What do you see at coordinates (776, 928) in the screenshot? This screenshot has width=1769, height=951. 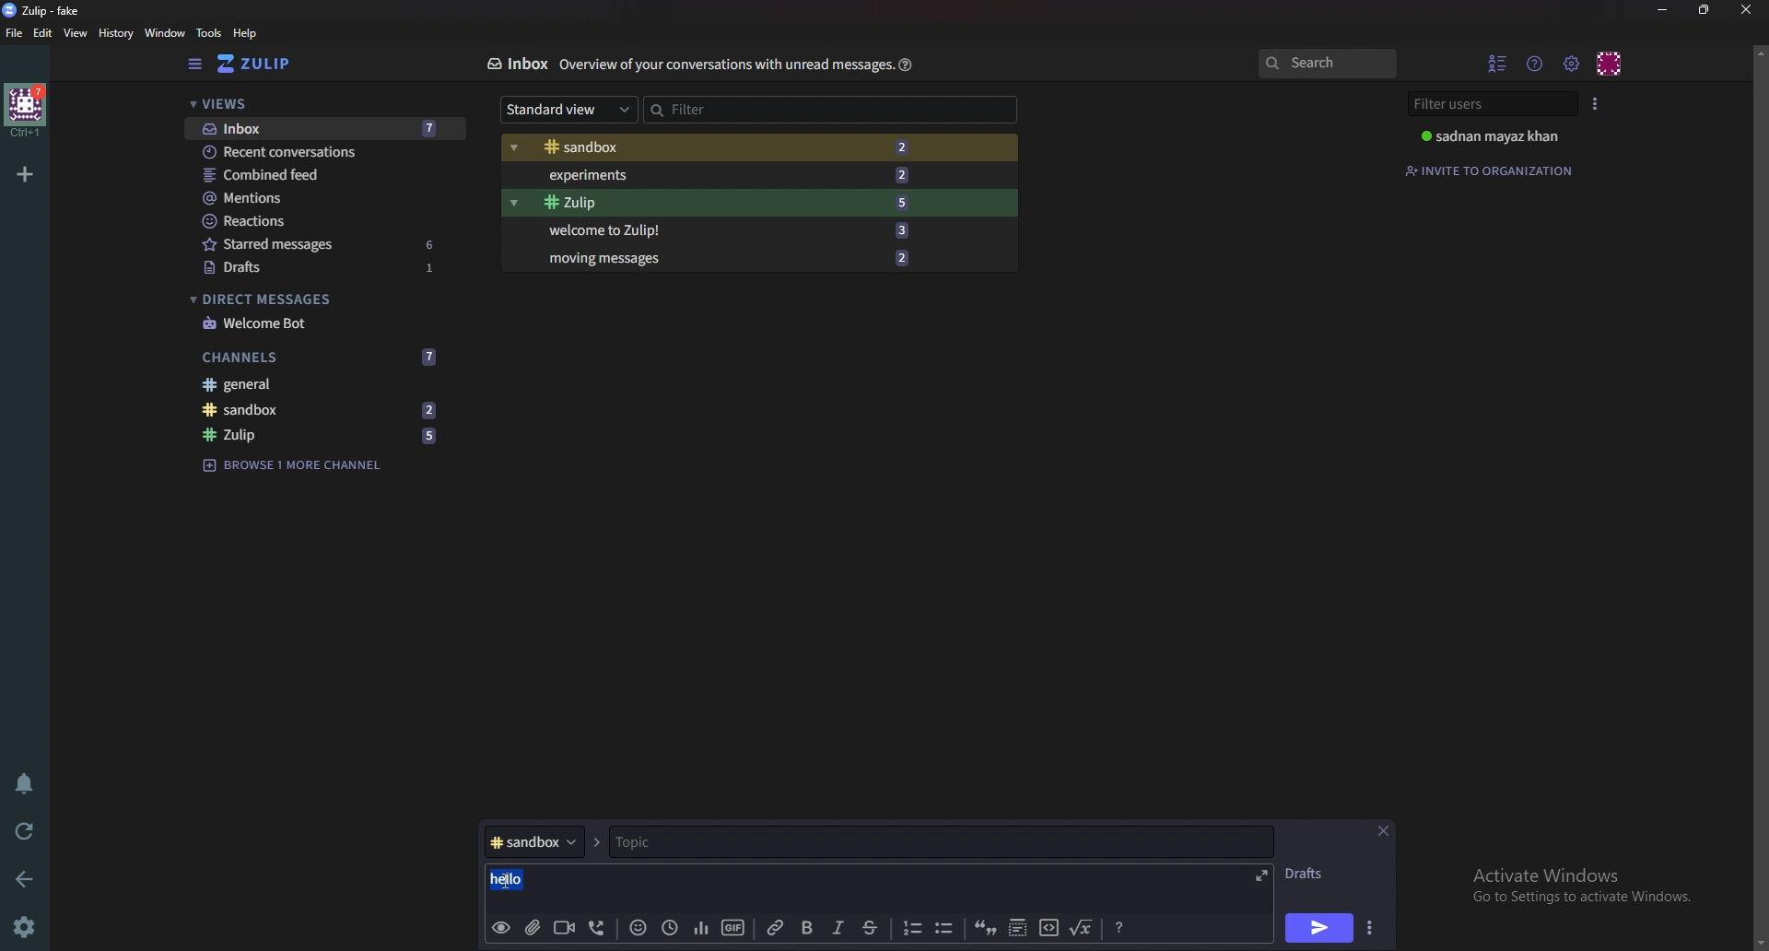 I see `link` at bounding box center [776, 928].